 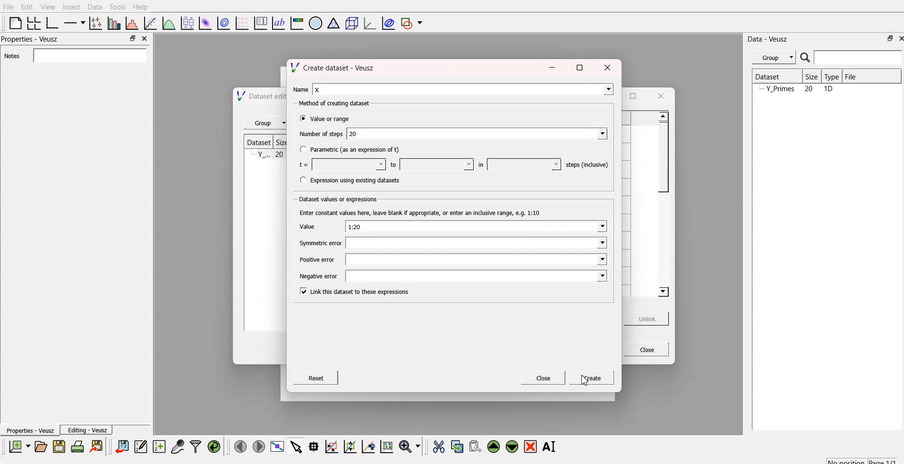 I want to click on open a document, so click(x=40, y=446).